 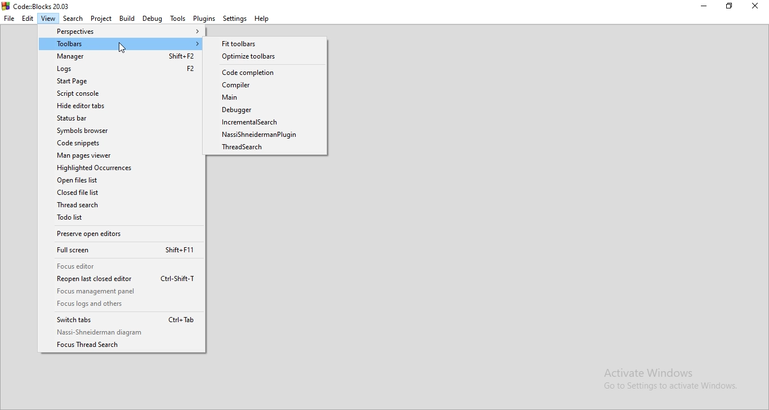 I want to click on close, so click(x=757, y=7).